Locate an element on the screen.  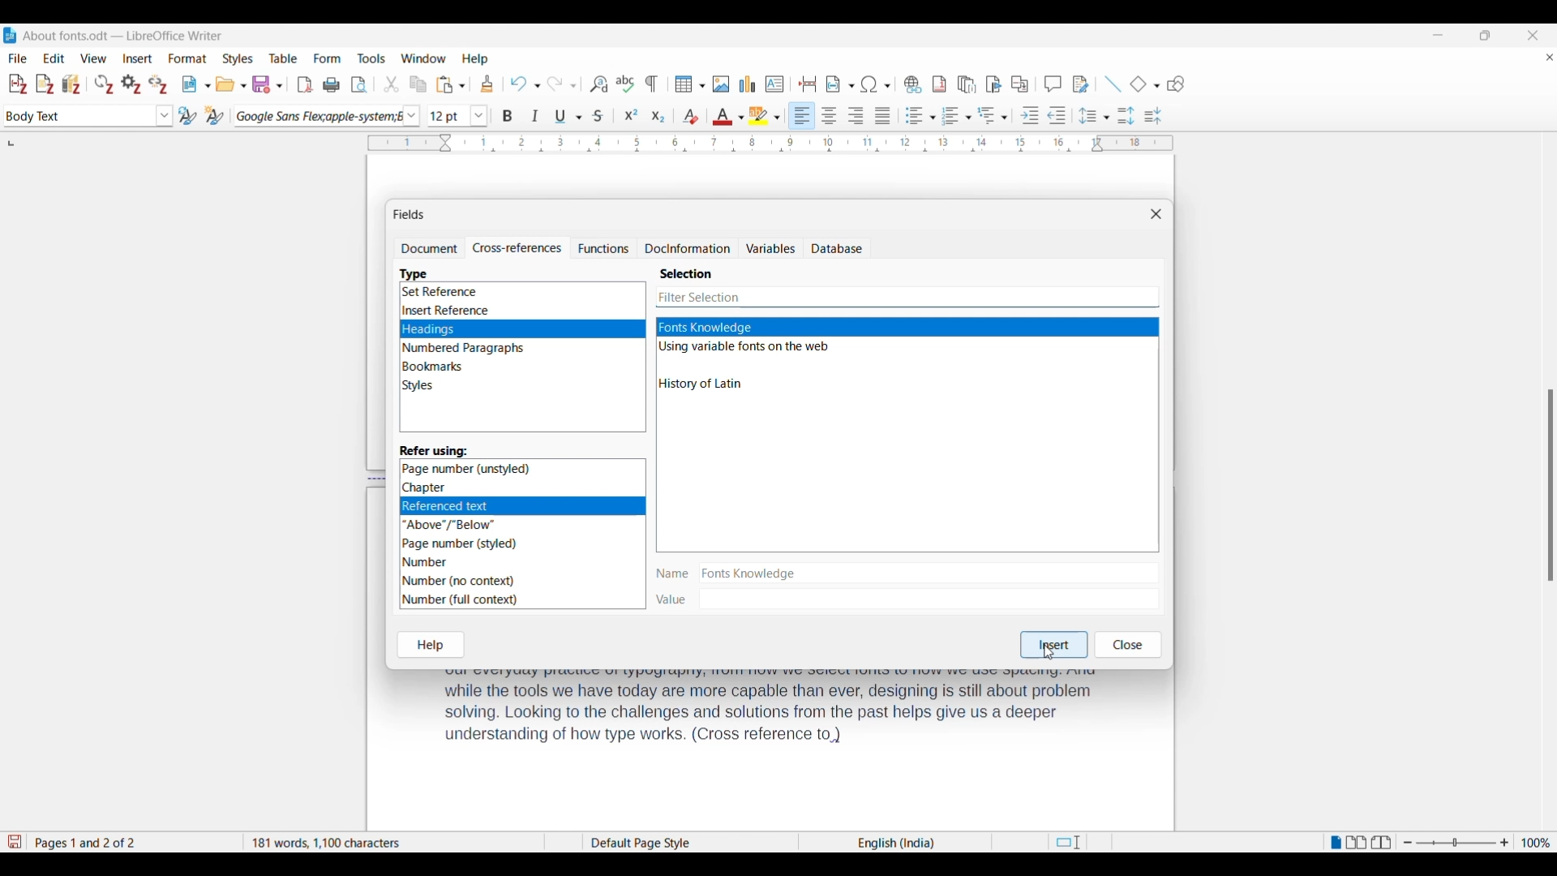
Paragraph style options is located at coordinates (165, 116).